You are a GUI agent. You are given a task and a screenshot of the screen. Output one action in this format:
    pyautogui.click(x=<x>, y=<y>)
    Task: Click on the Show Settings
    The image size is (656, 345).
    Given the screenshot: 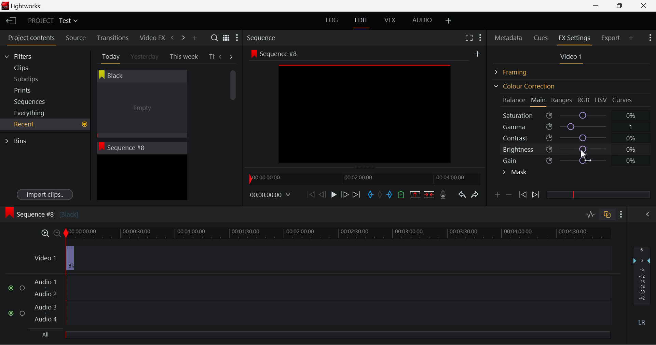 What is the action you would take?
    pyautogui.click(x=650, y=37)
    